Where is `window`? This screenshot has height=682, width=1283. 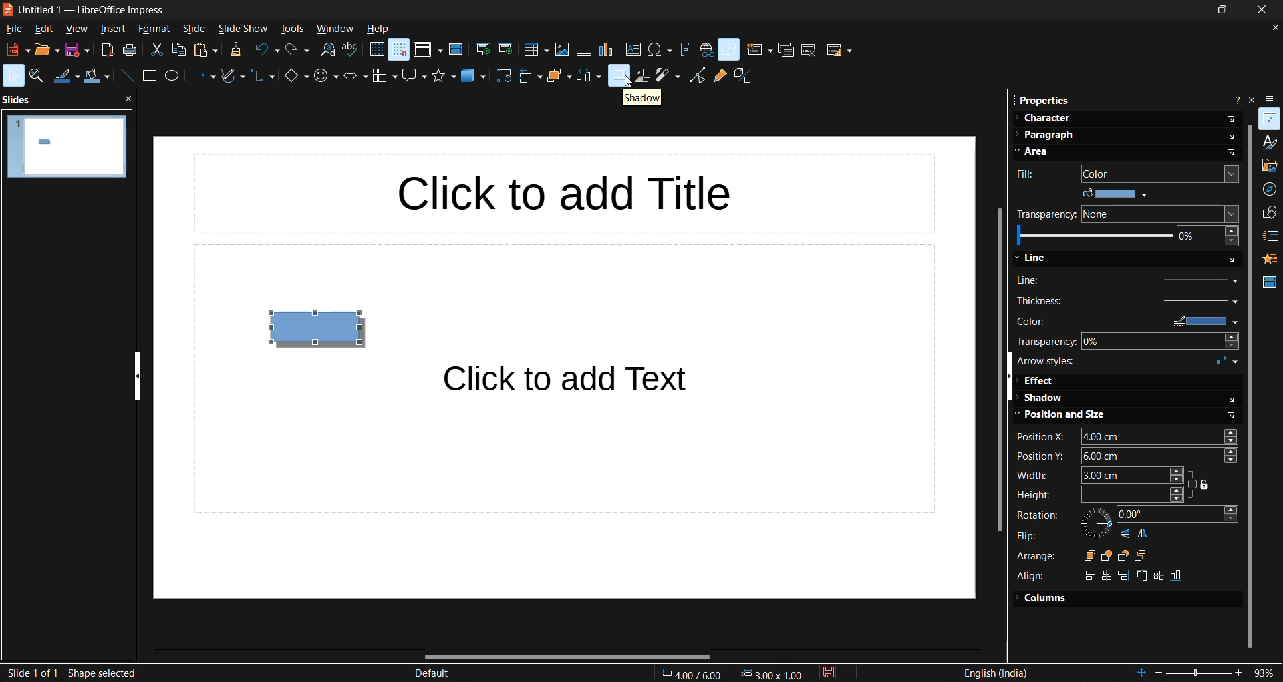
window is located at coordinates (335, 31).